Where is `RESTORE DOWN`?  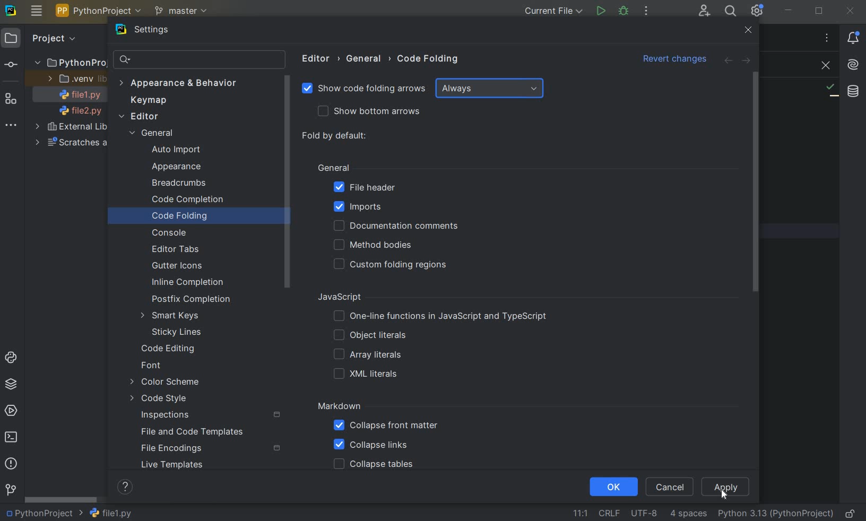 RESTORE DOWN is located at coordinates (819, 12).